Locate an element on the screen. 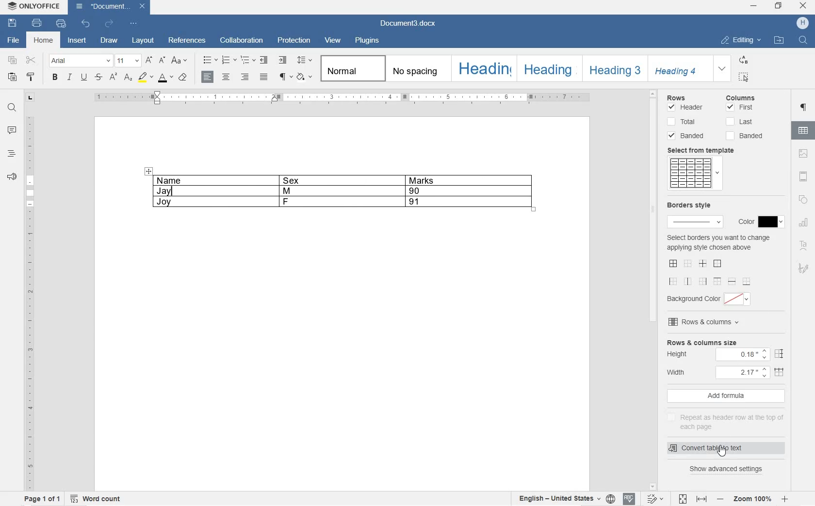 Image resolution: width=815 pixels, height=506 pixels. CURSOR is located at coordinates (722, 451).